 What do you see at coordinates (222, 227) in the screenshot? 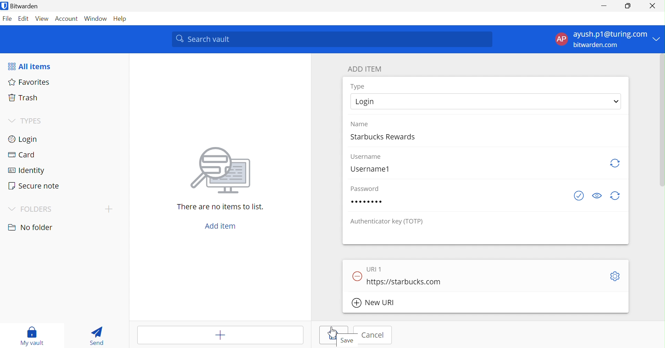
I see `Add item` at bounding box center [222, 227].